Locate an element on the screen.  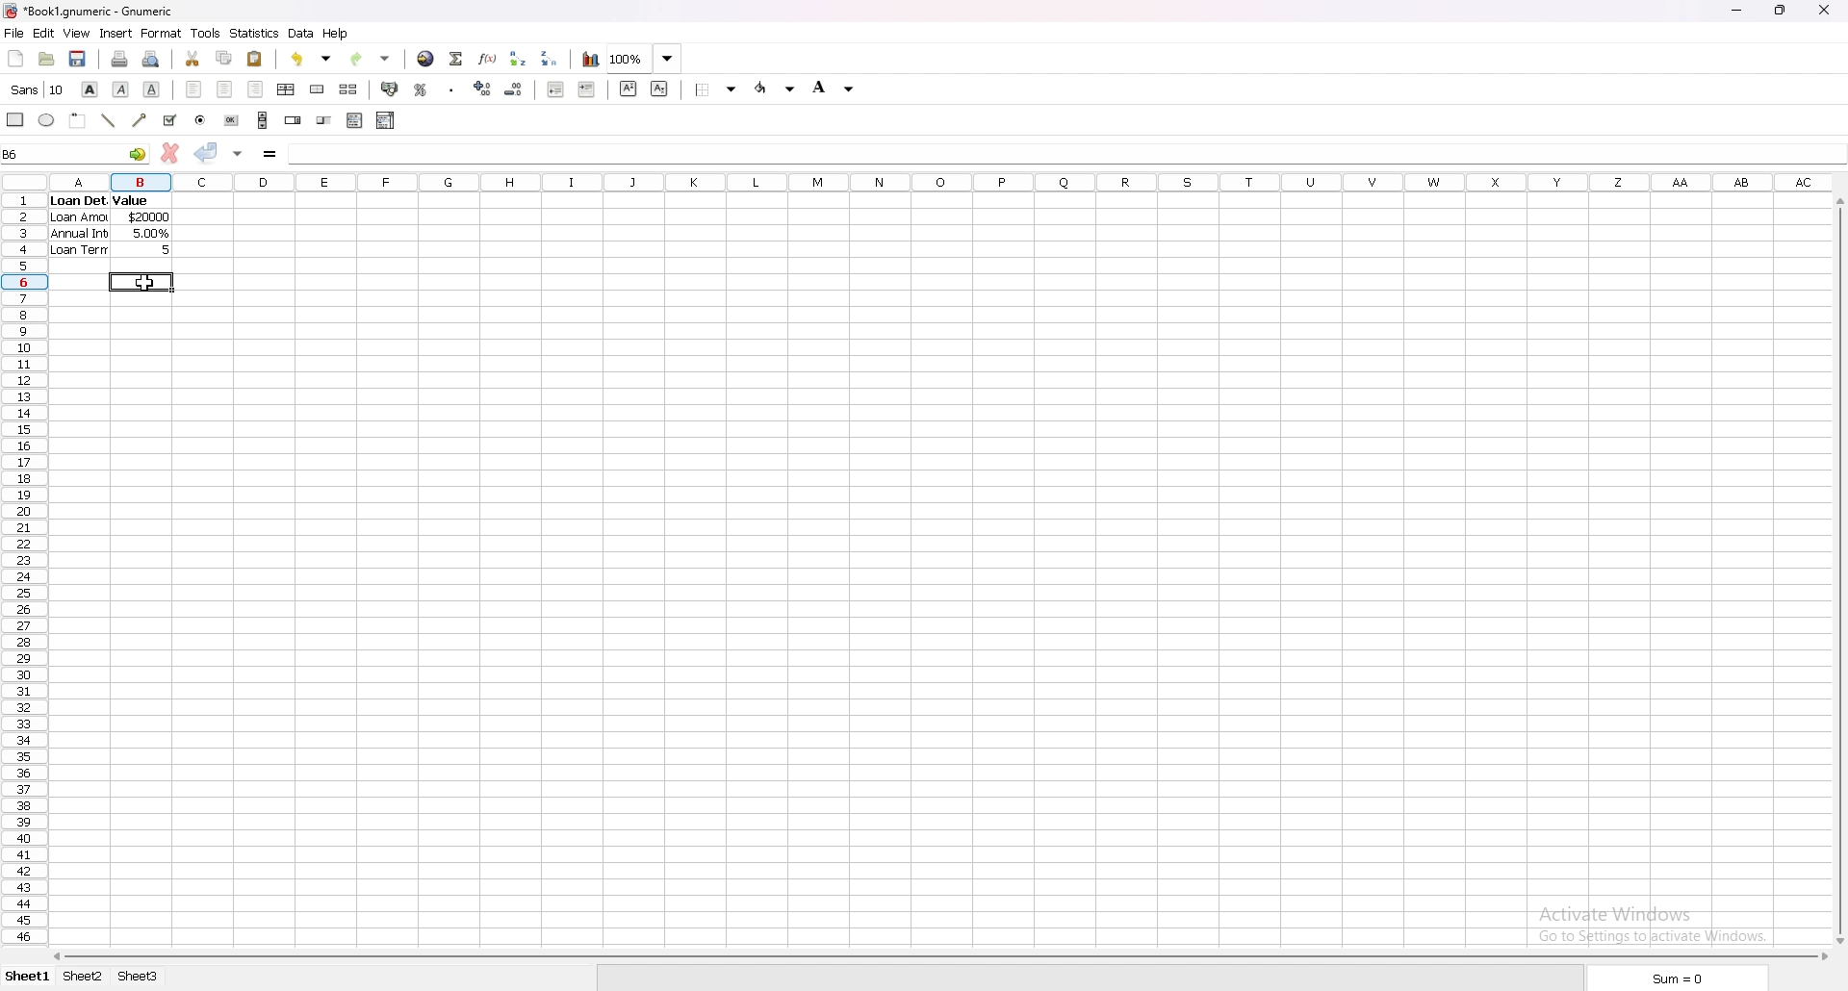
format is located at coordinates (163, 33).